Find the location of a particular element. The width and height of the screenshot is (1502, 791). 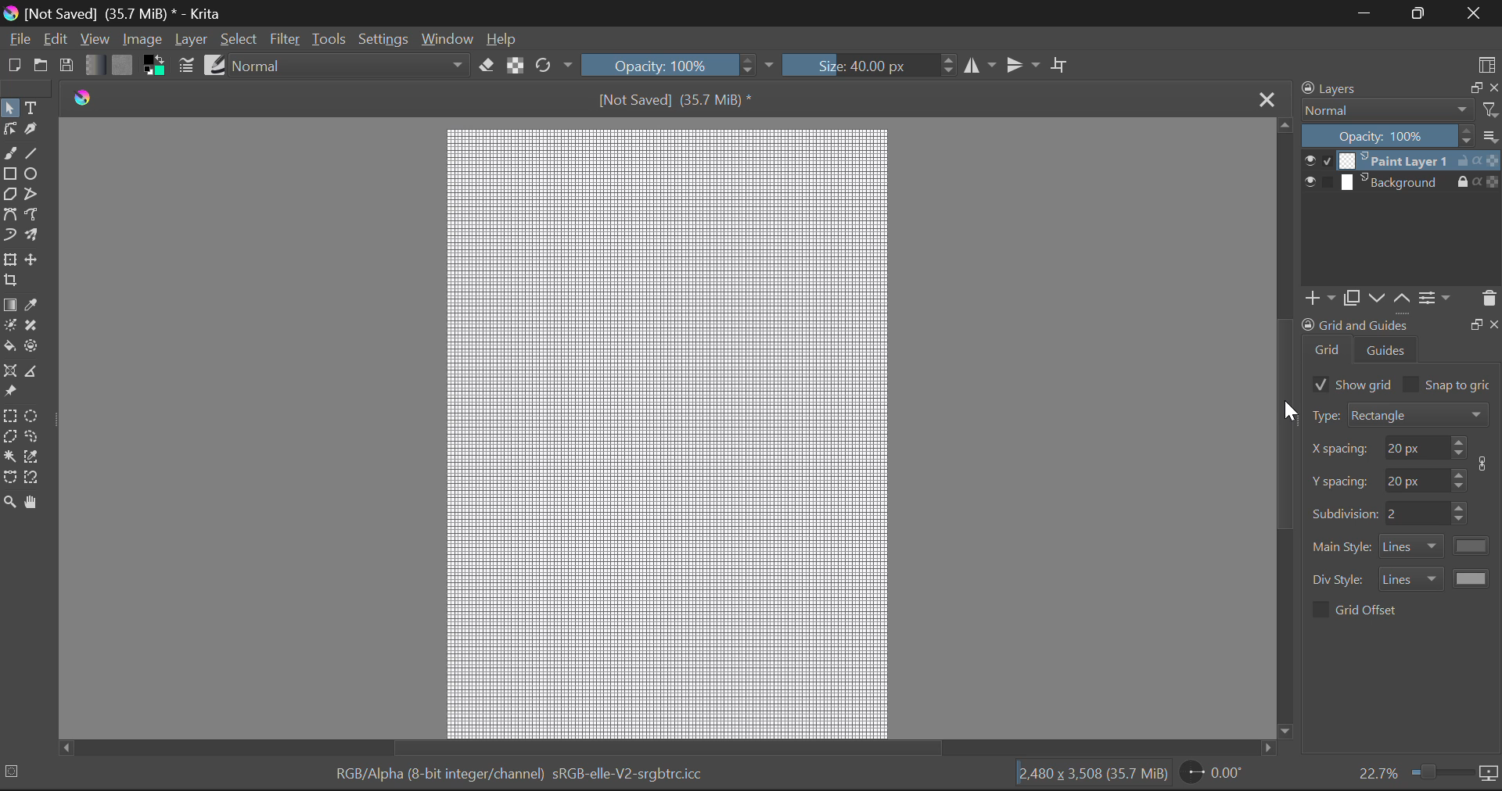

Vertical Mirror Flip is located at coordinates (980, 66).